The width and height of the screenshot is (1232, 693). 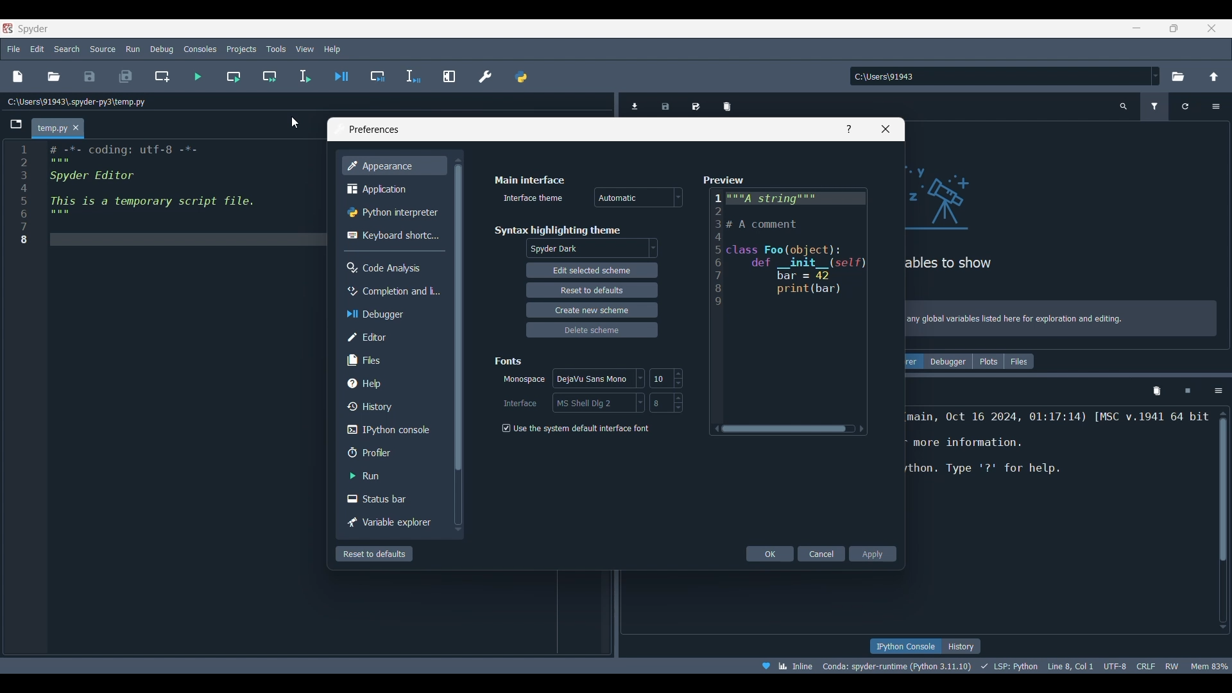 I want to click on Preferences, so click(x=484, y=76).